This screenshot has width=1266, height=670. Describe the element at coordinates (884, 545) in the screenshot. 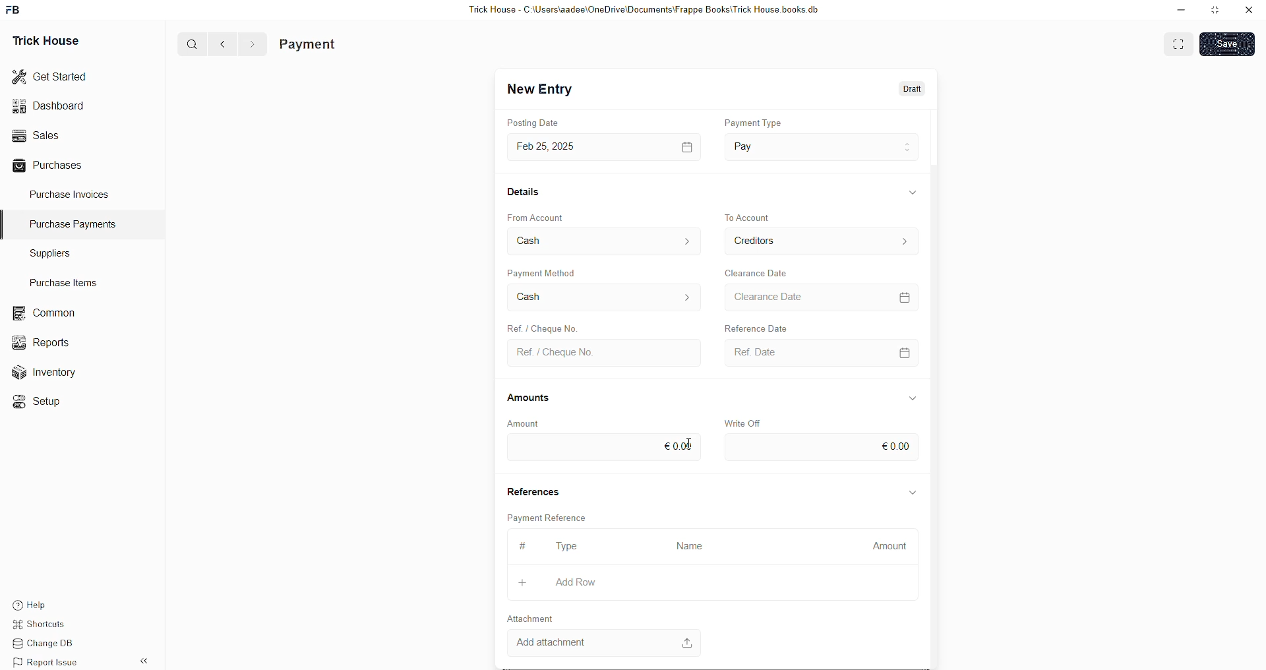

I see `Amount` at that location.